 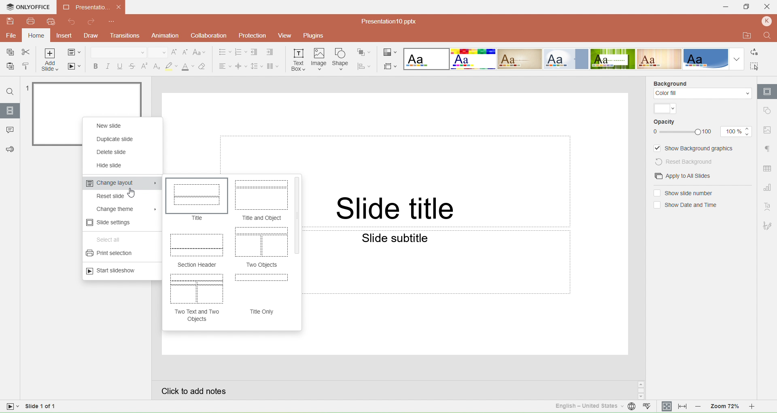 What do you see at coordinates (768, 169) in the screenshot?
I see `Table setting` at bounding box center [768, 169].